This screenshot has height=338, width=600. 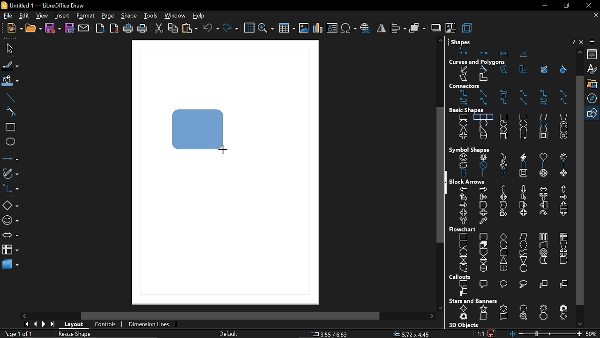 What do you see at coordinates (478, 62) in the screenshot?
I see `curves and polygons` at bounding box center [478, 62].